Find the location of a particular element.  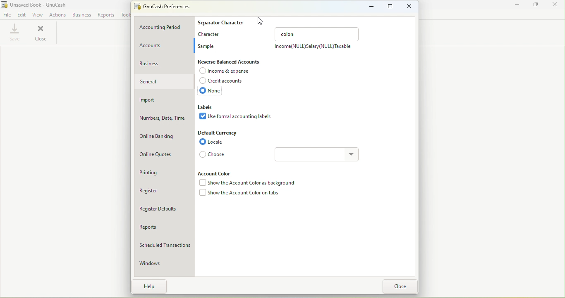

Sample is located at coordinates (208, 45).